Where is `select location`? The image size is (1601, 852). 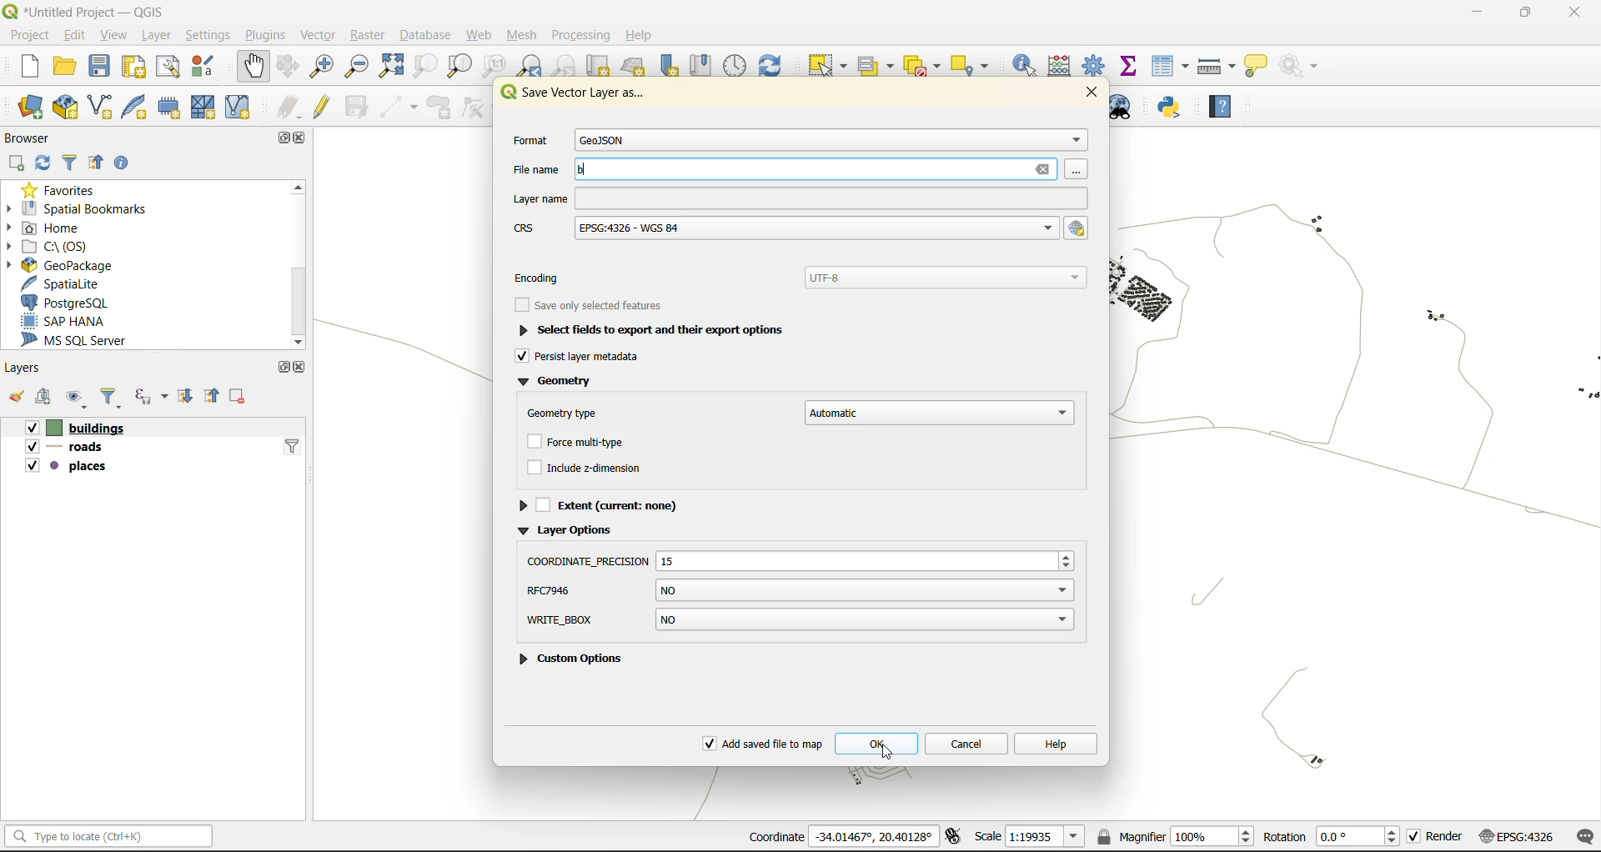
select location is located at coordinates (975, 66).